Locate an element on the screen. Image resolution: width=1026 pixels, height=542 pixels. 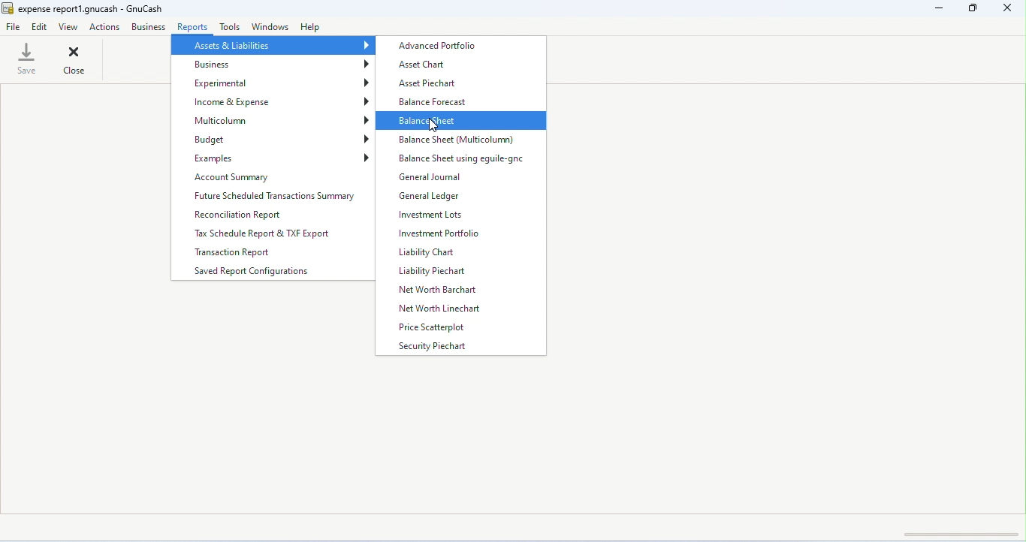
save is located at coordinates (26, 59).